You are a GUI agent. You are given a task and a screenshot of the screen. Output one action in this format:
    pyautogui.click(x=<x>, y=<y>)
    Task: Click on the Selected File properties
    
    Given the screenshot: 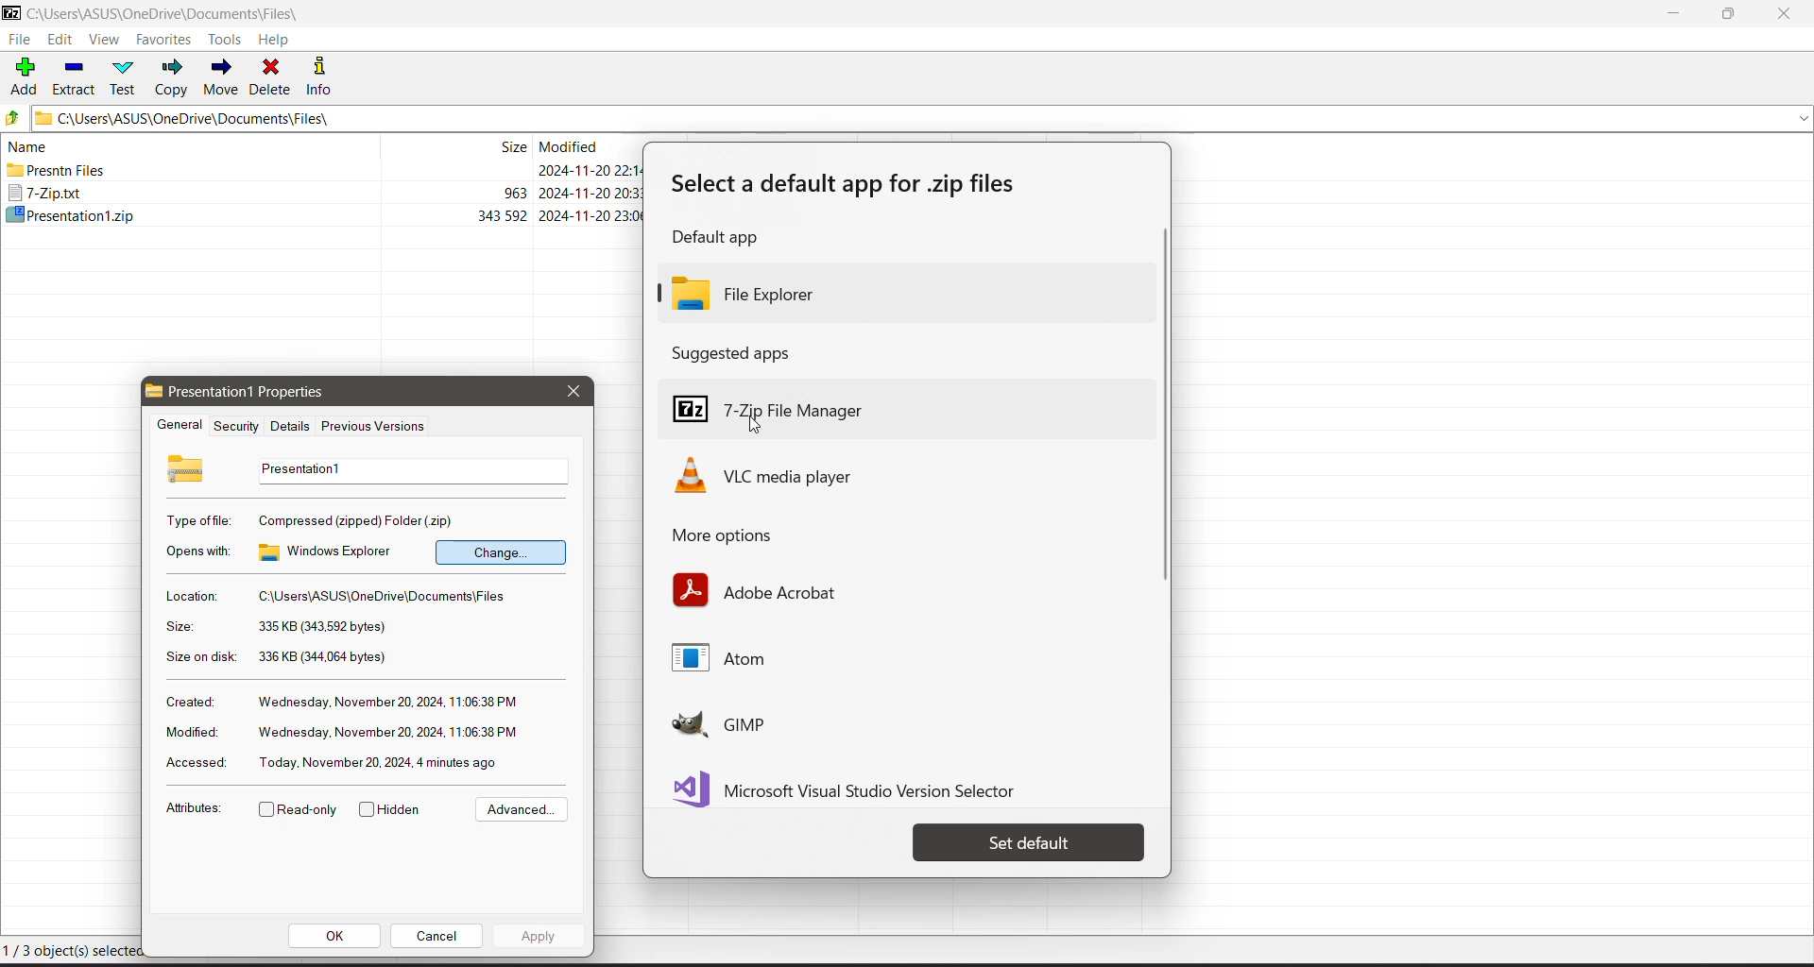 What is the action you would take?
    pyautogui.click(x=263, y=392)
    